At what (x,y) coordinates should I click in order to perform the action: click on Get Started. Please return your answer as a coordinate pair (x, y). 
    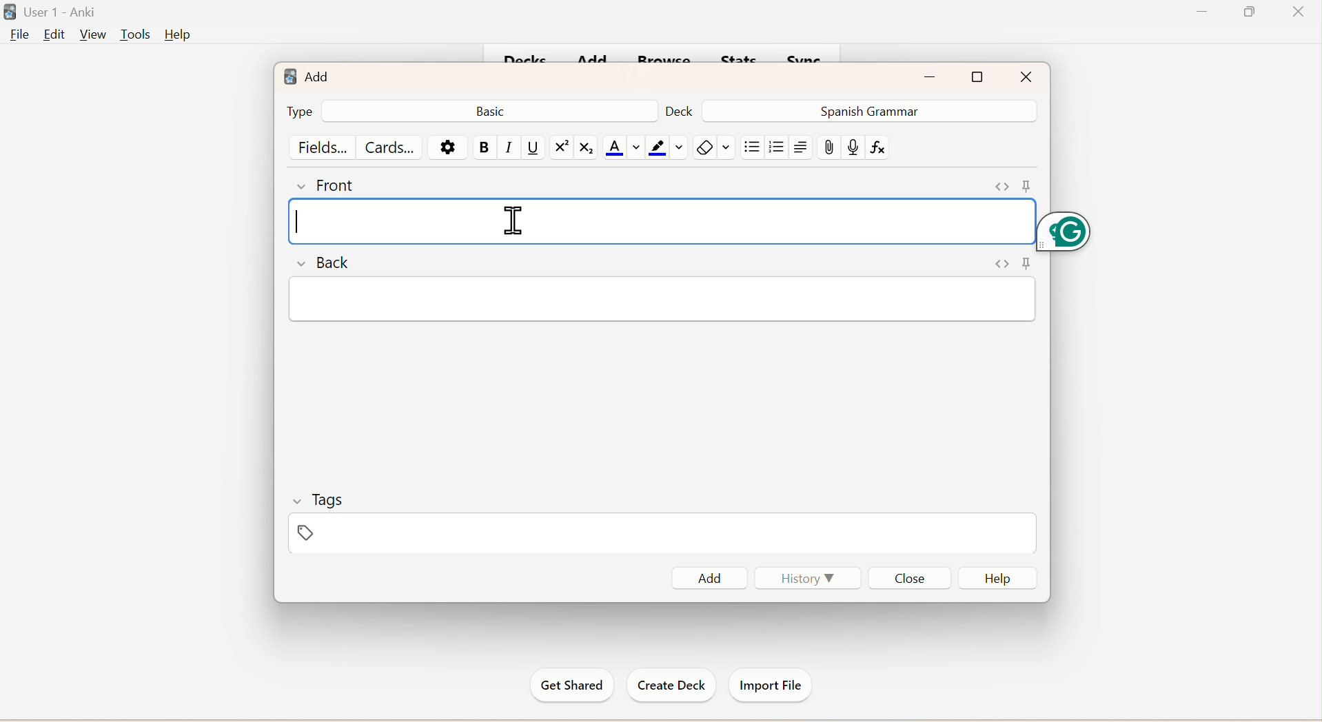
    Looking at the image, I should click on (573, 685).